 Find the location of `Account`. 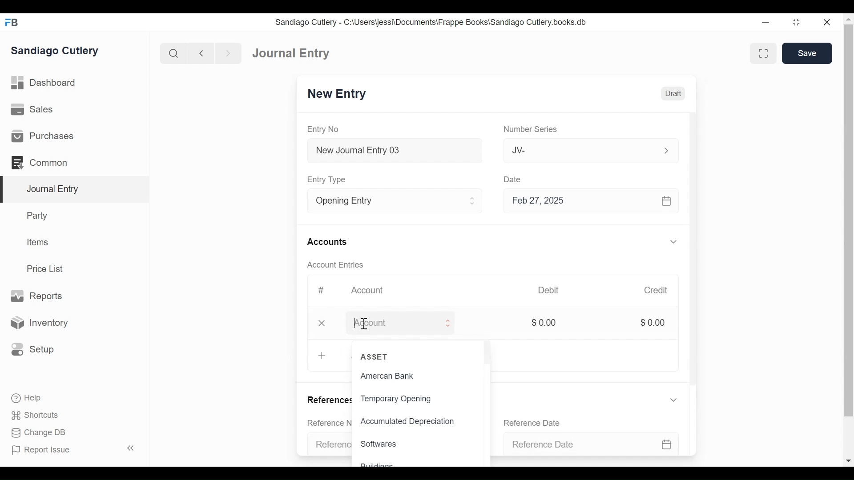

Account is located at coordinates (371, 291).